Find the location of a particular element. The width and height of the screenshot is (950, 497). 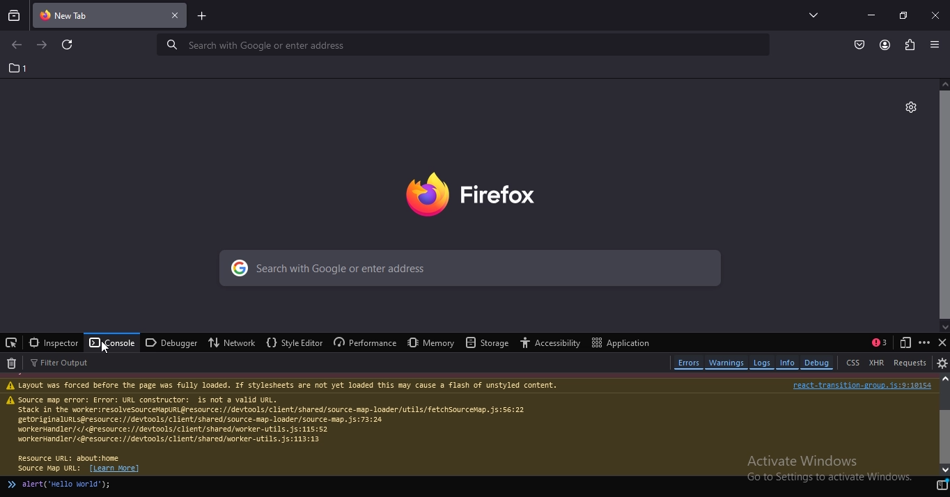

performance is located at coordinates (365, 341).